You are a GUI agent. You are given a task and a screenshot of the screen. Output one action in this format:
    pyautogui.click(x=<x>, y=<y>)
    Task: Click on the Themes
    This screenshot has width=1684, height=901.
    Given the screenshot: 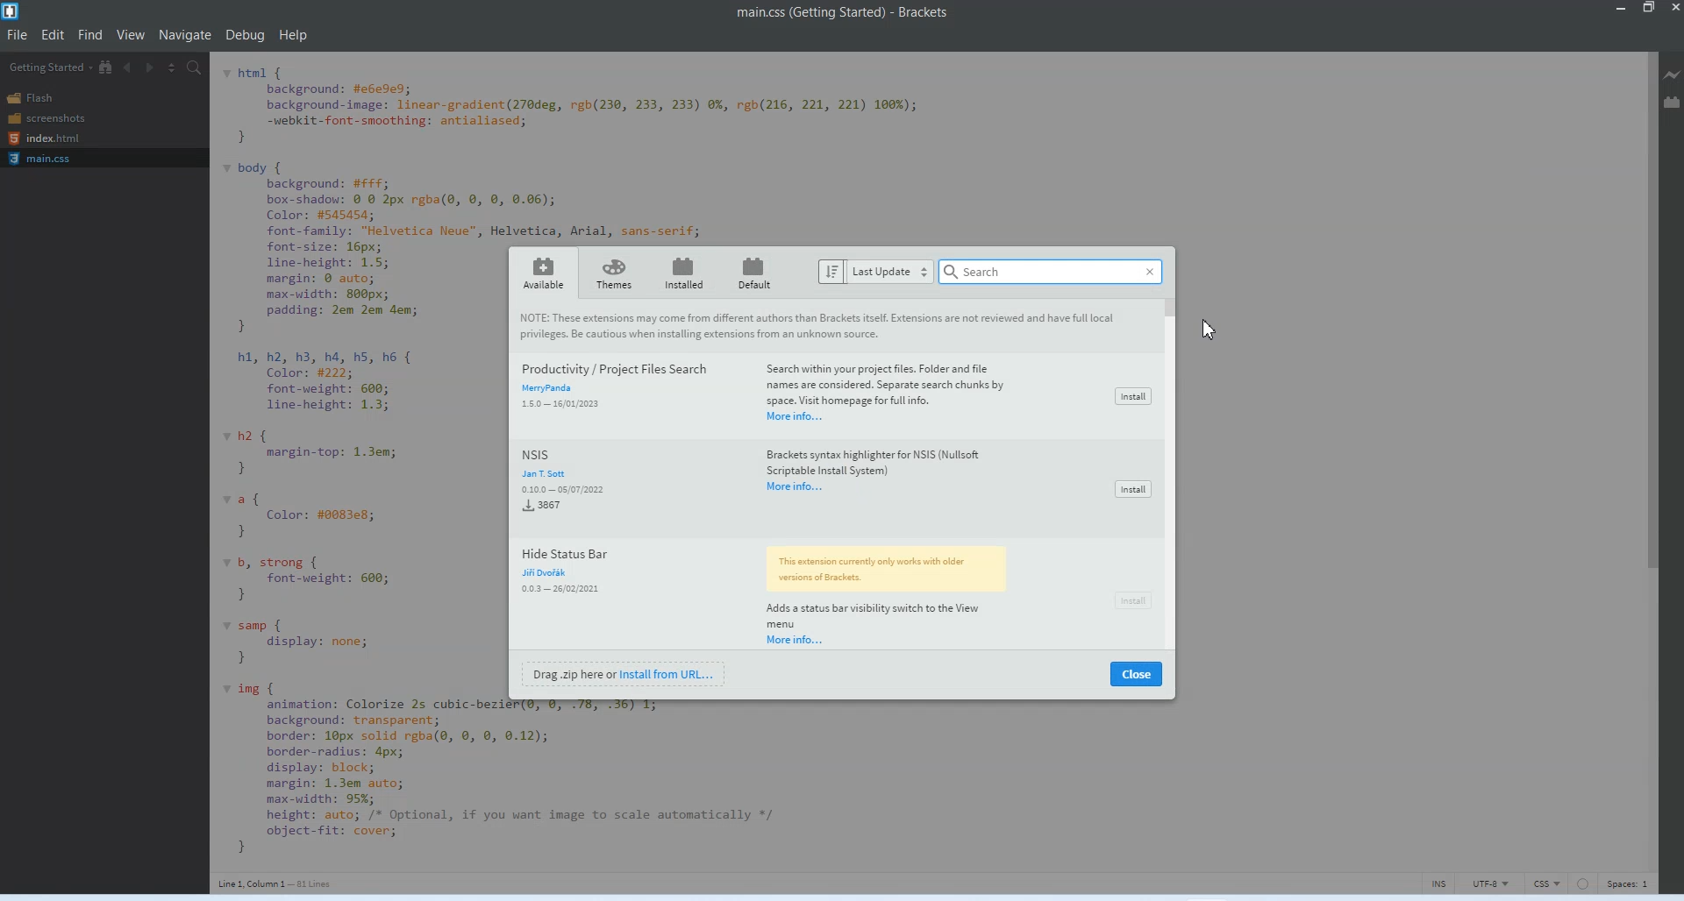 What is the action you would take?
    pyautogui.click(x=613, y=273)
    